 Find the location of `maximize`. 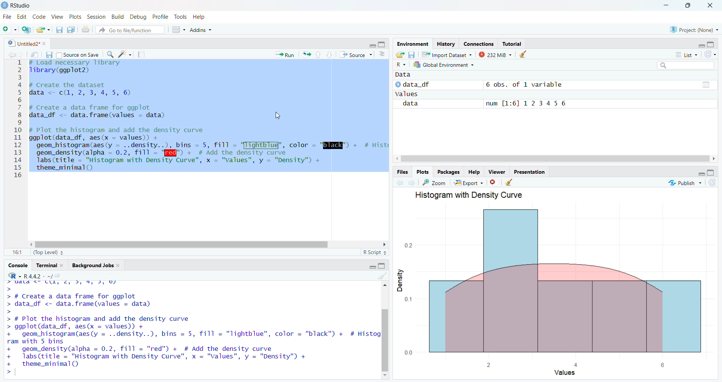

maximize is located at coordinates (382, 265).